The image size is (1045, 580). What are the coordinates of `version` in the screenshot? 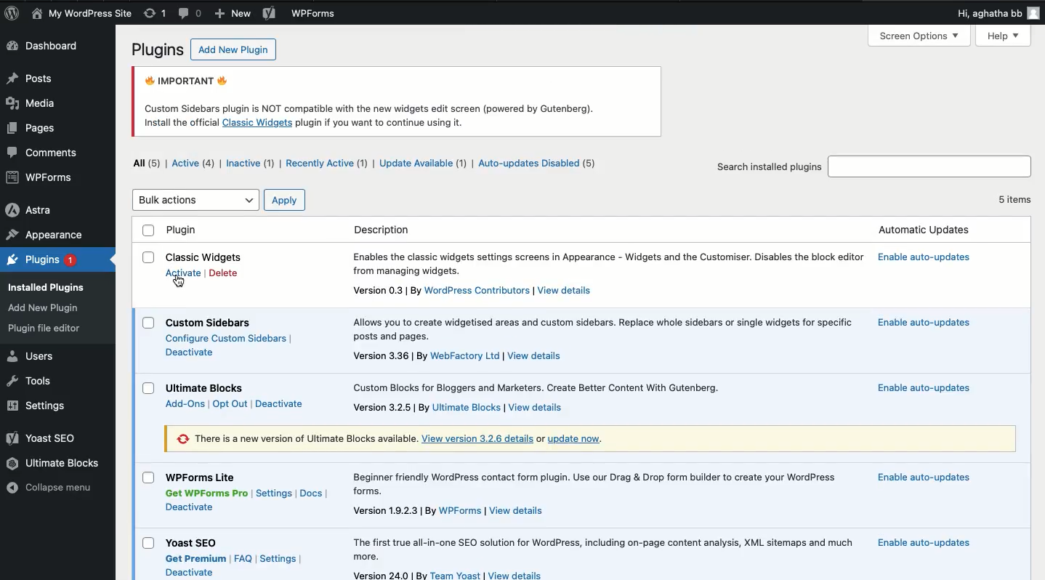 It's located at (379, 291).